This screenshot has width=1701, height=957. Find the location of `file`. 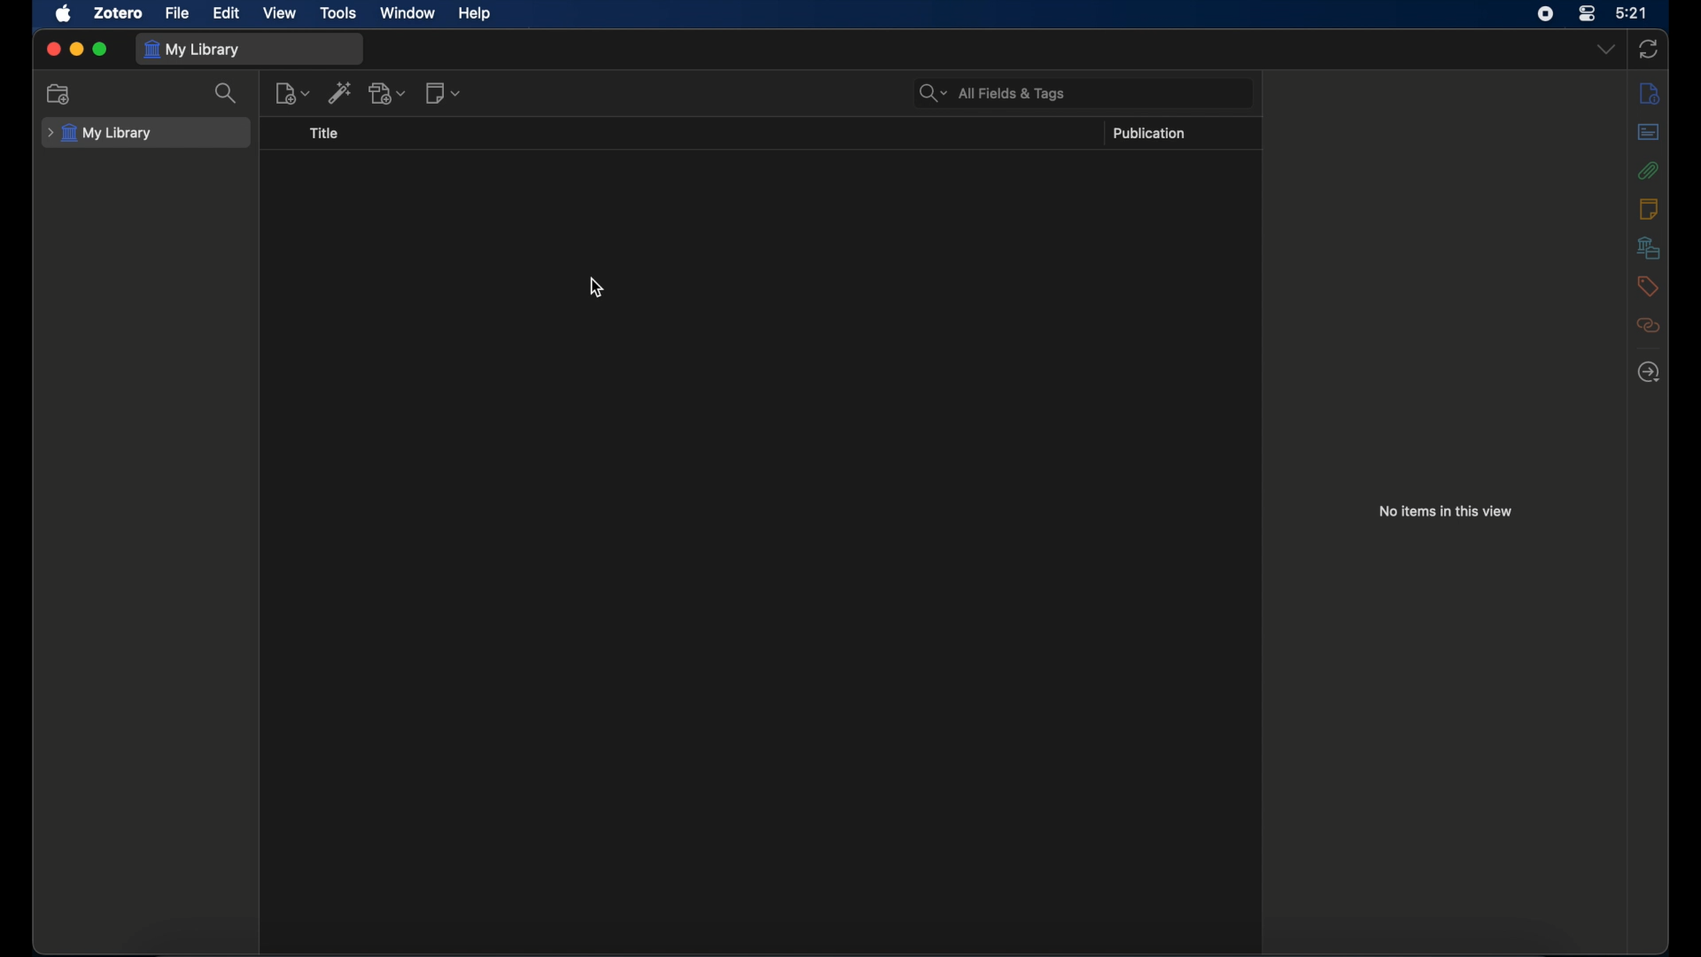

file is located at coordinates (179, 14).